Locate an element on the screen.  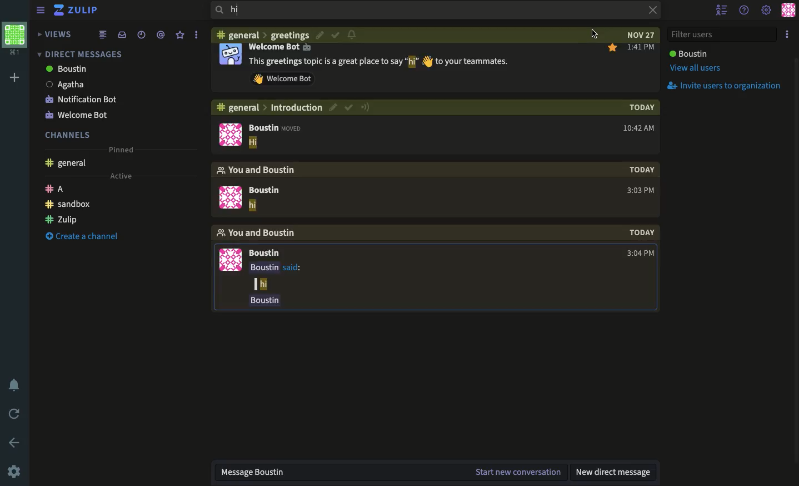
Favorite is located at coordinates (180, 35).